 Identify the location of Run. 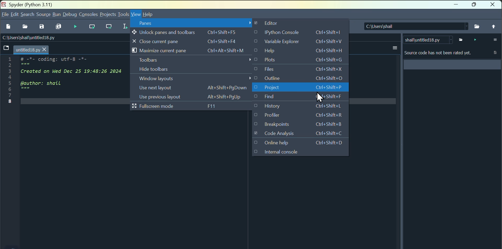
(56, 15).